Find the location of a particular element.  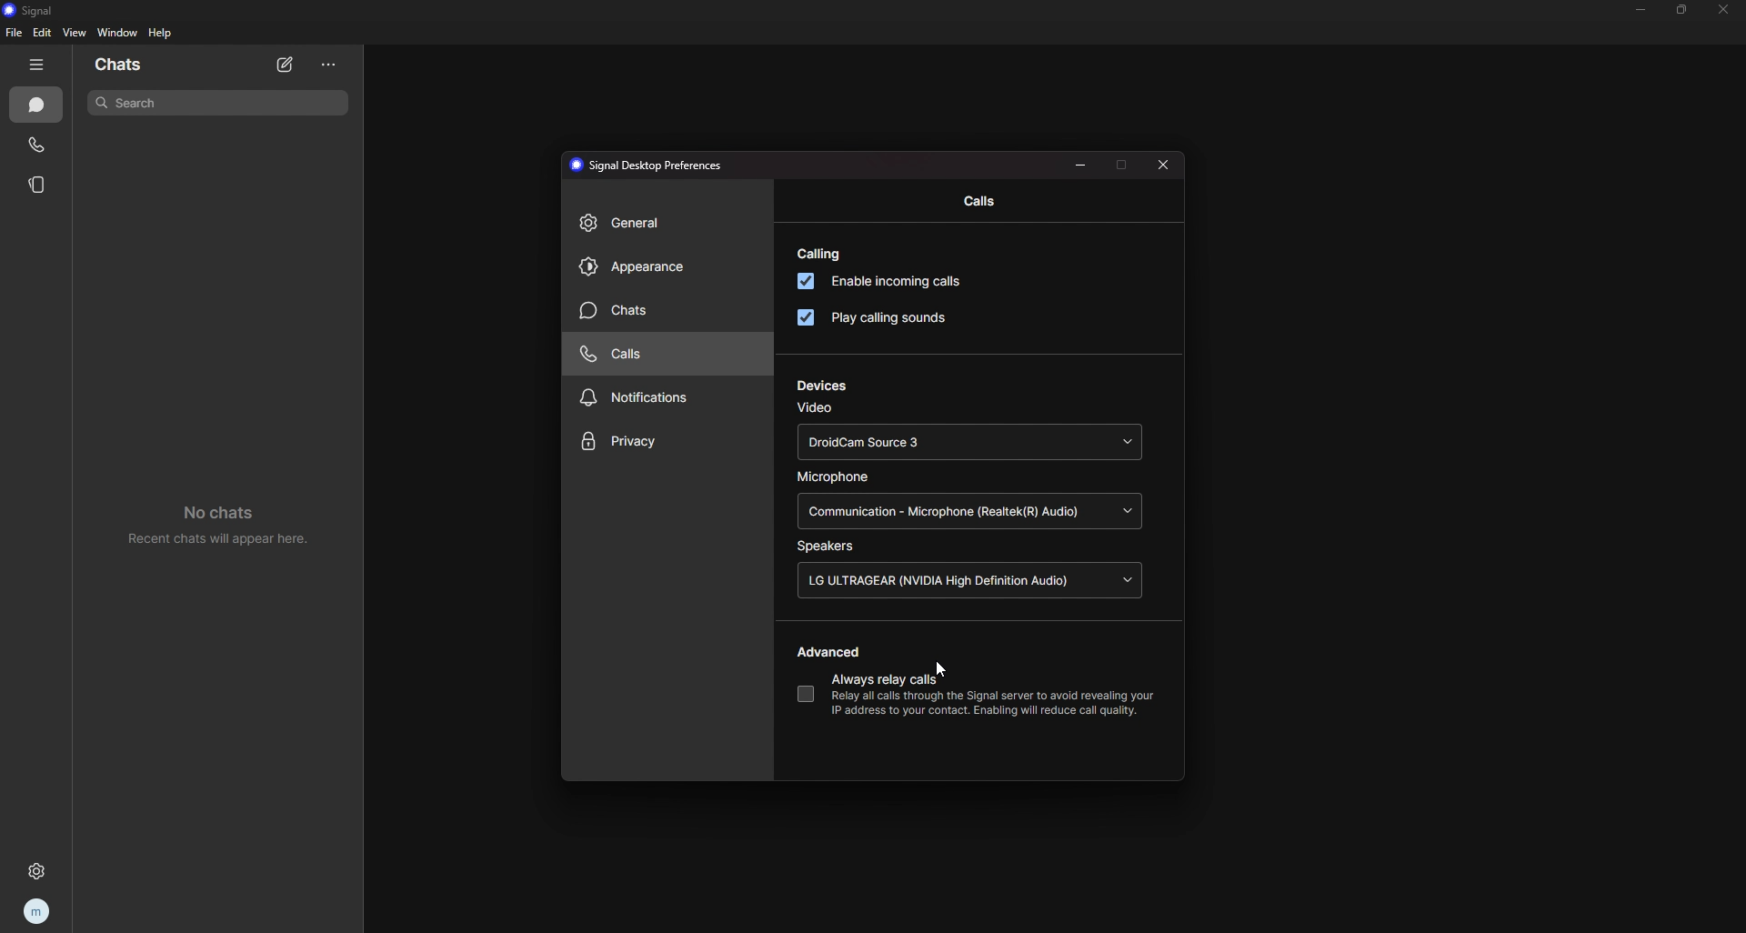

calls is located at coordinates (987, 201).